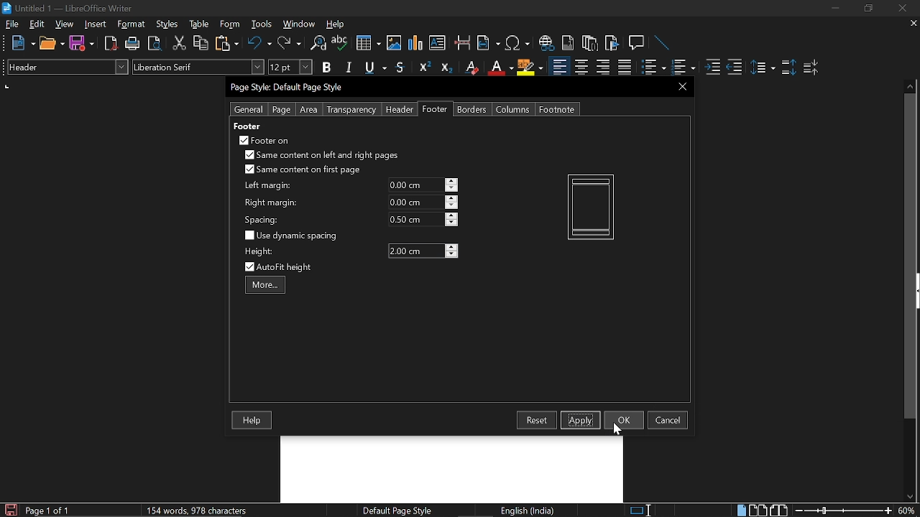 Image resolution: width=920 pixels, height=517 pixels. What do you see at coordinates (612, 44) in the screenshot?
I see `Insert bibliography` at bounding box center [612, 44].